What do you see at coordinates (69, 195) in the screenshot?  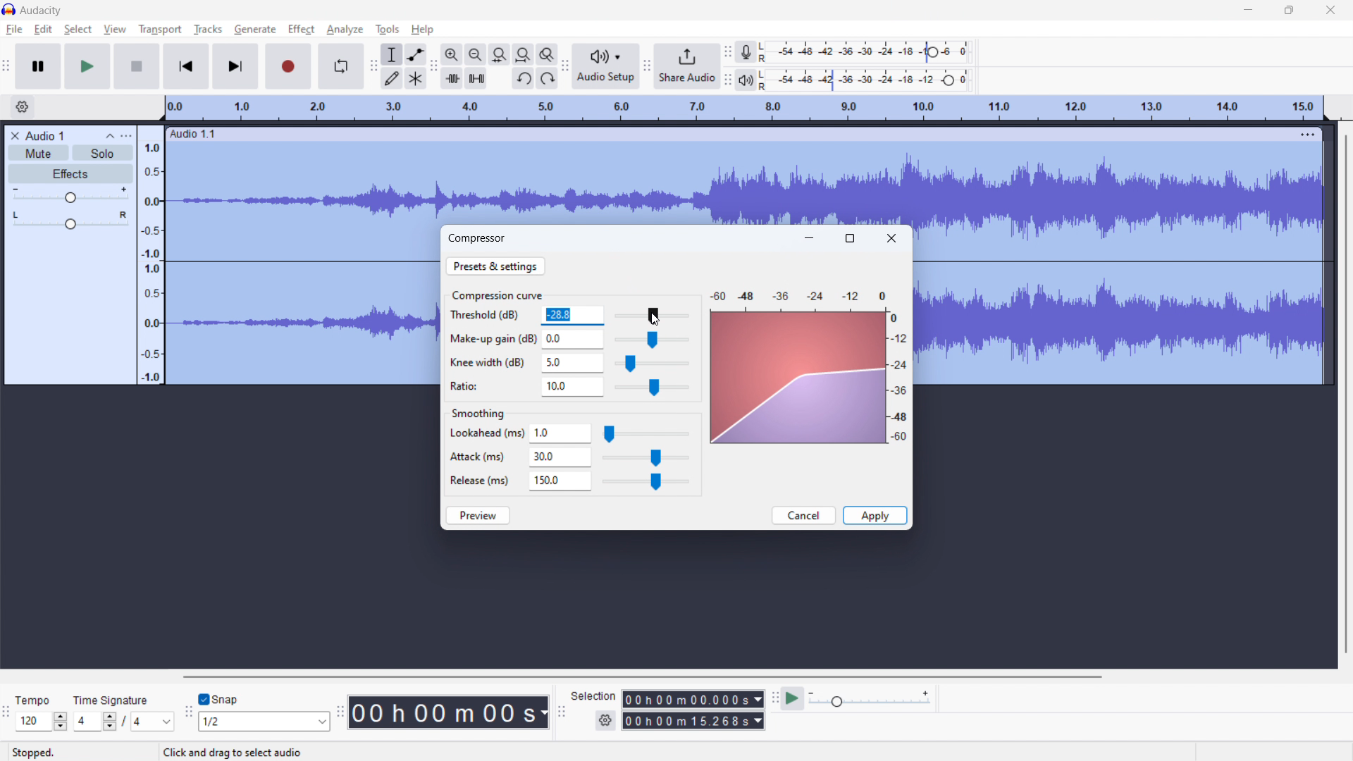 I see `volume` at bounding box center [69, 195].